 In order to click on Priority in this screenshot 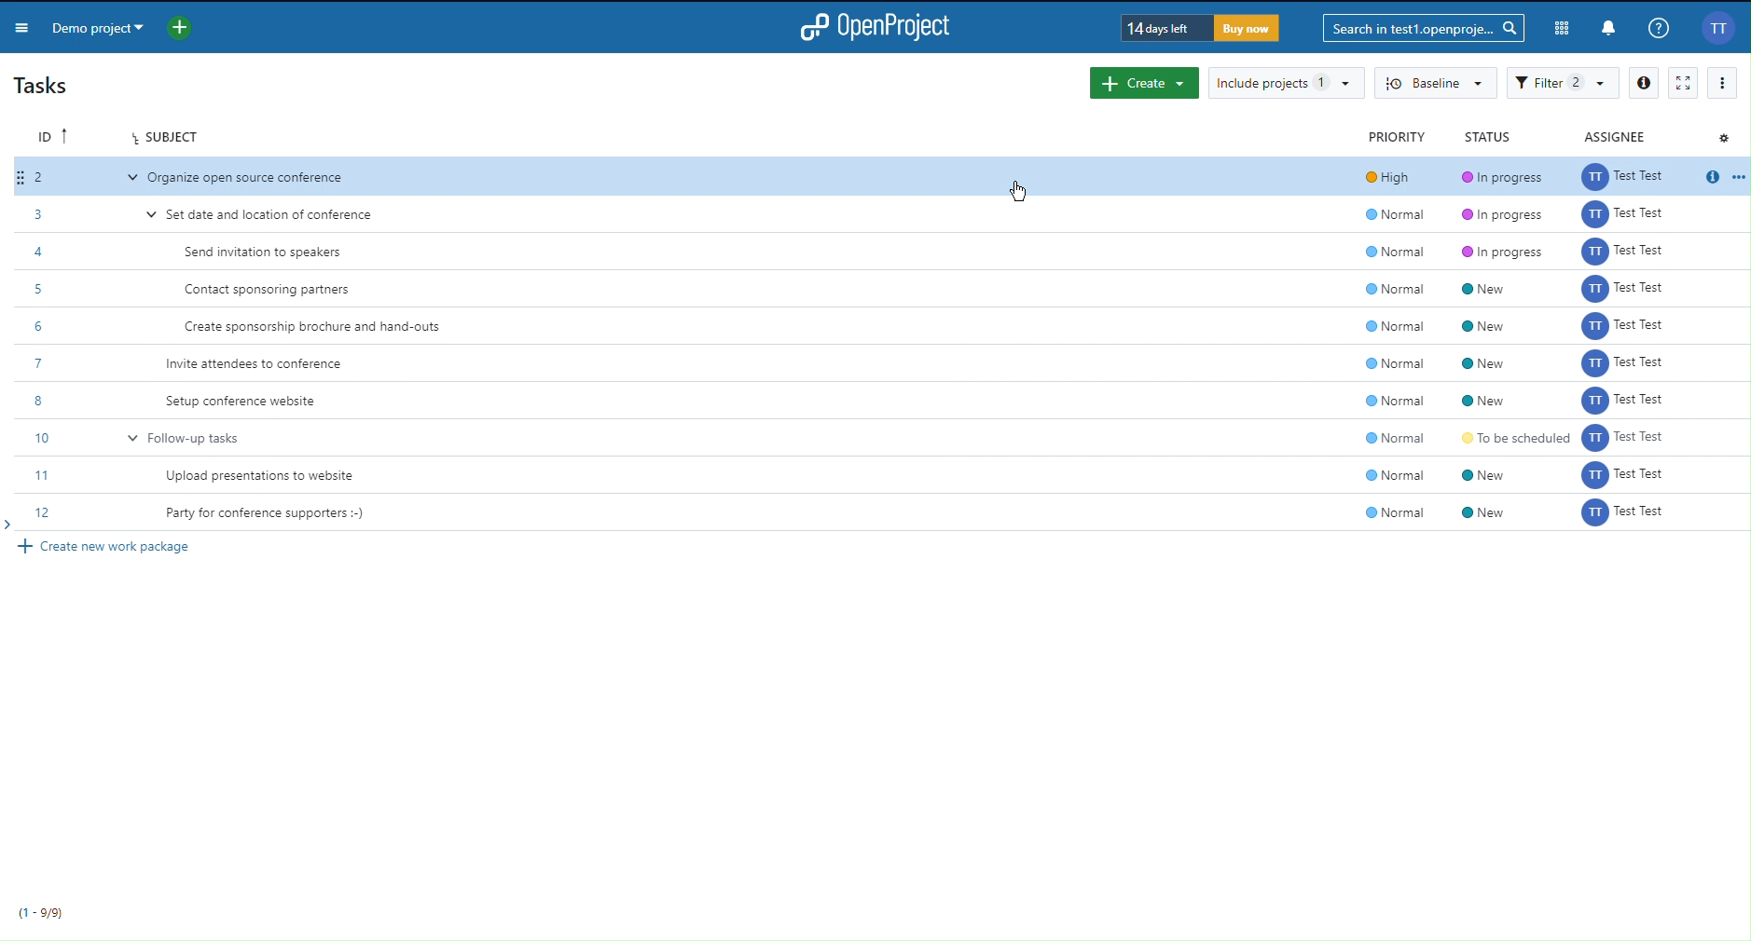, I will do `click(1395, 136)`.